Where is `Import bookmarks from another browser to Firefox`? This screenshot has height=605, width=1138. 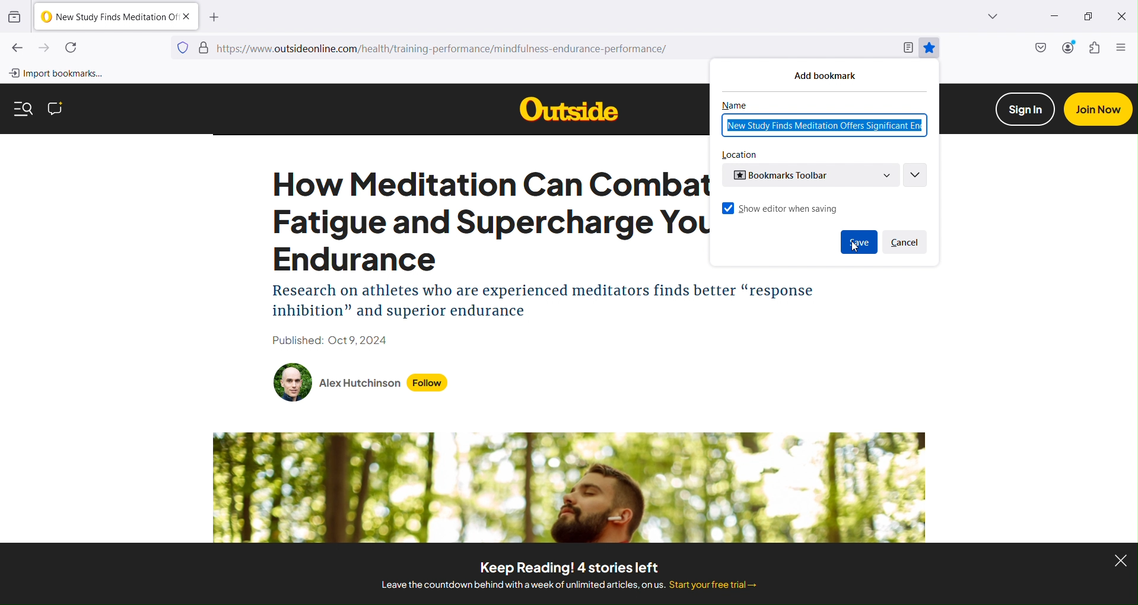 Import bookmarks from another browser to Firefox is located at coordinates (61, 74).